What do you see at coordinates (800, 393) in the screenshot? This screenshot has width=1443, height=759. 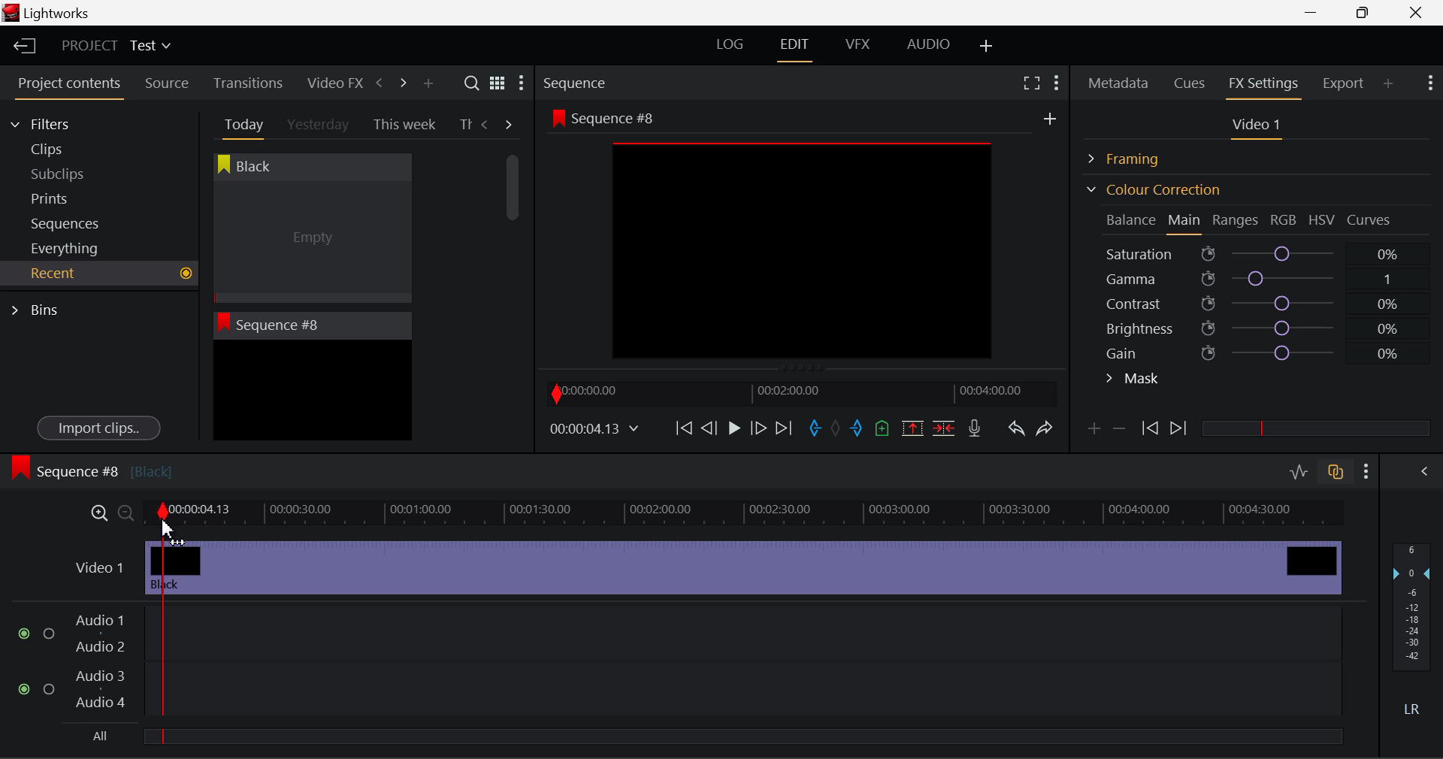 I see `Project Timeline Navigator` at bounding box center [800, 393].